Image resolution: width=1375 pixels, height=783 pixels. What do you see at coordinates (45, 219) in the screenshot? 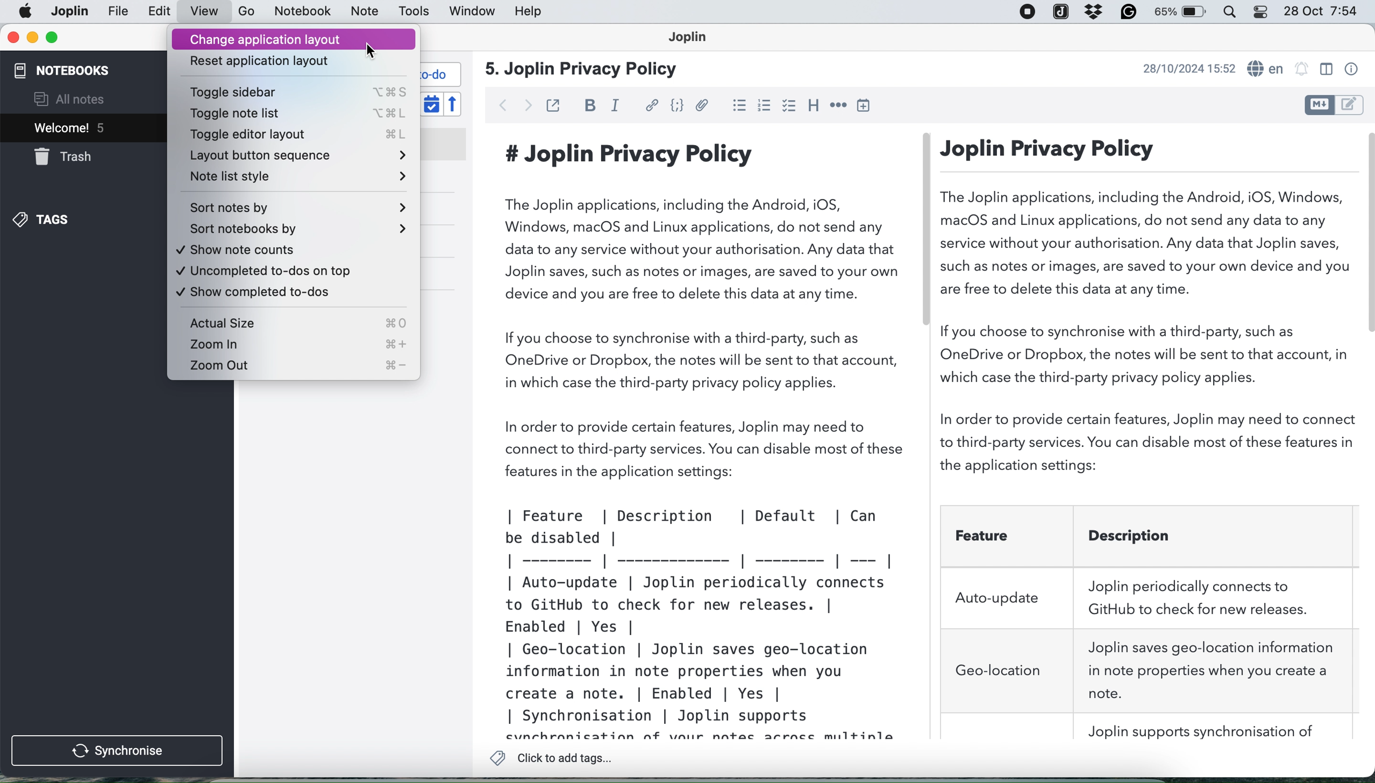
I see `tags` at bounding box center [45, 219].